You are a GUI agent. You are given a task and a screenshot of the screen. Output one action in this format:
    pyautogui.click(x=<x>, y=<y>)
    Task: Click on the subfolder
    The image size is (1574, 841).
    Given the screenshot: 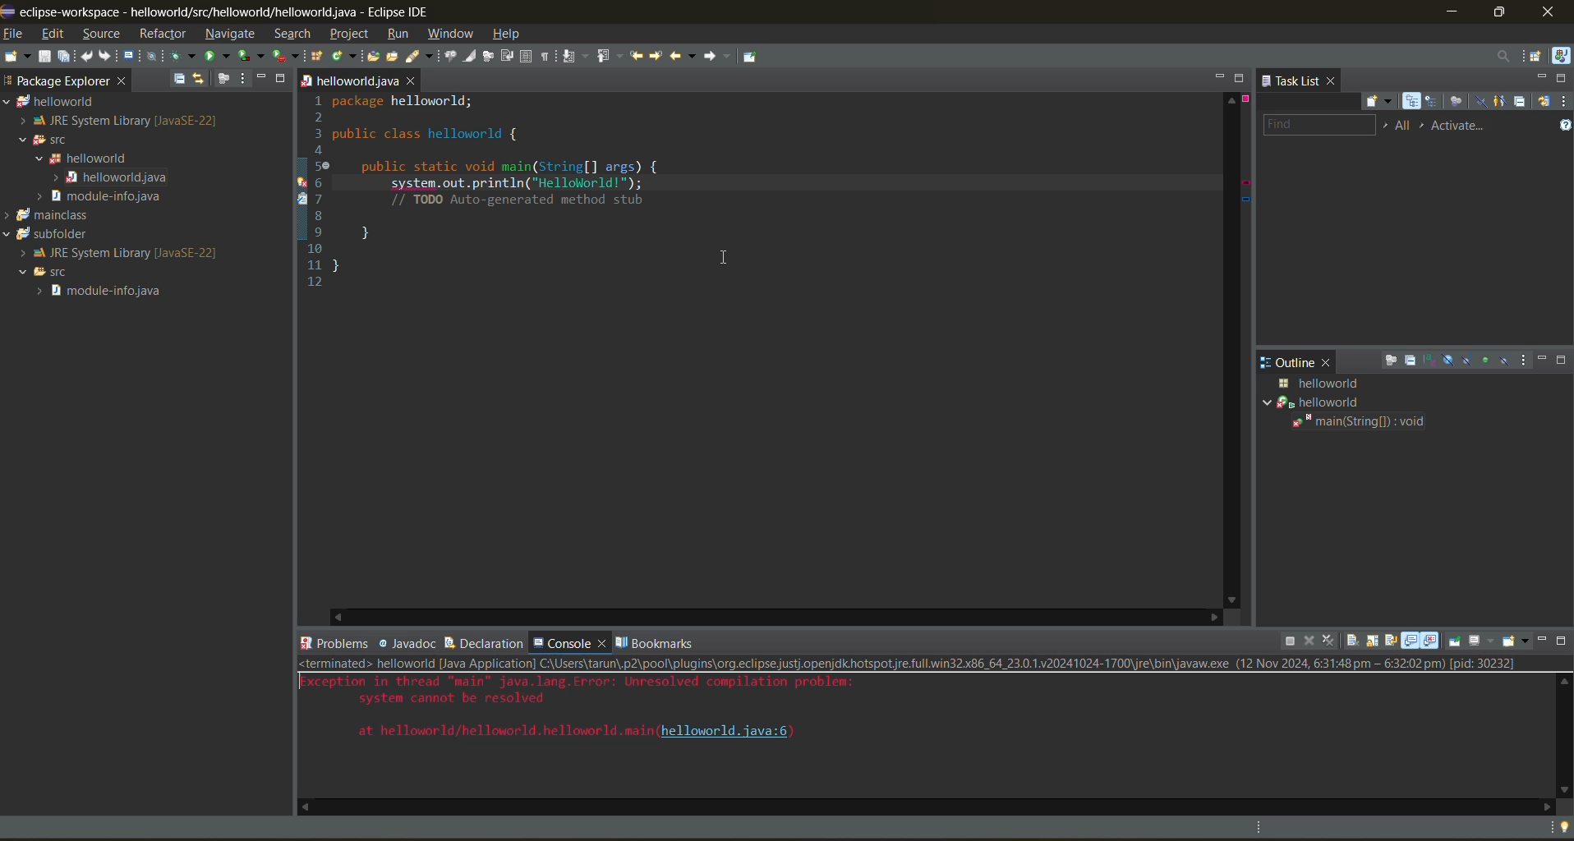 What is the action you would take?
    pyautogui.click(x=80, y=233)
    